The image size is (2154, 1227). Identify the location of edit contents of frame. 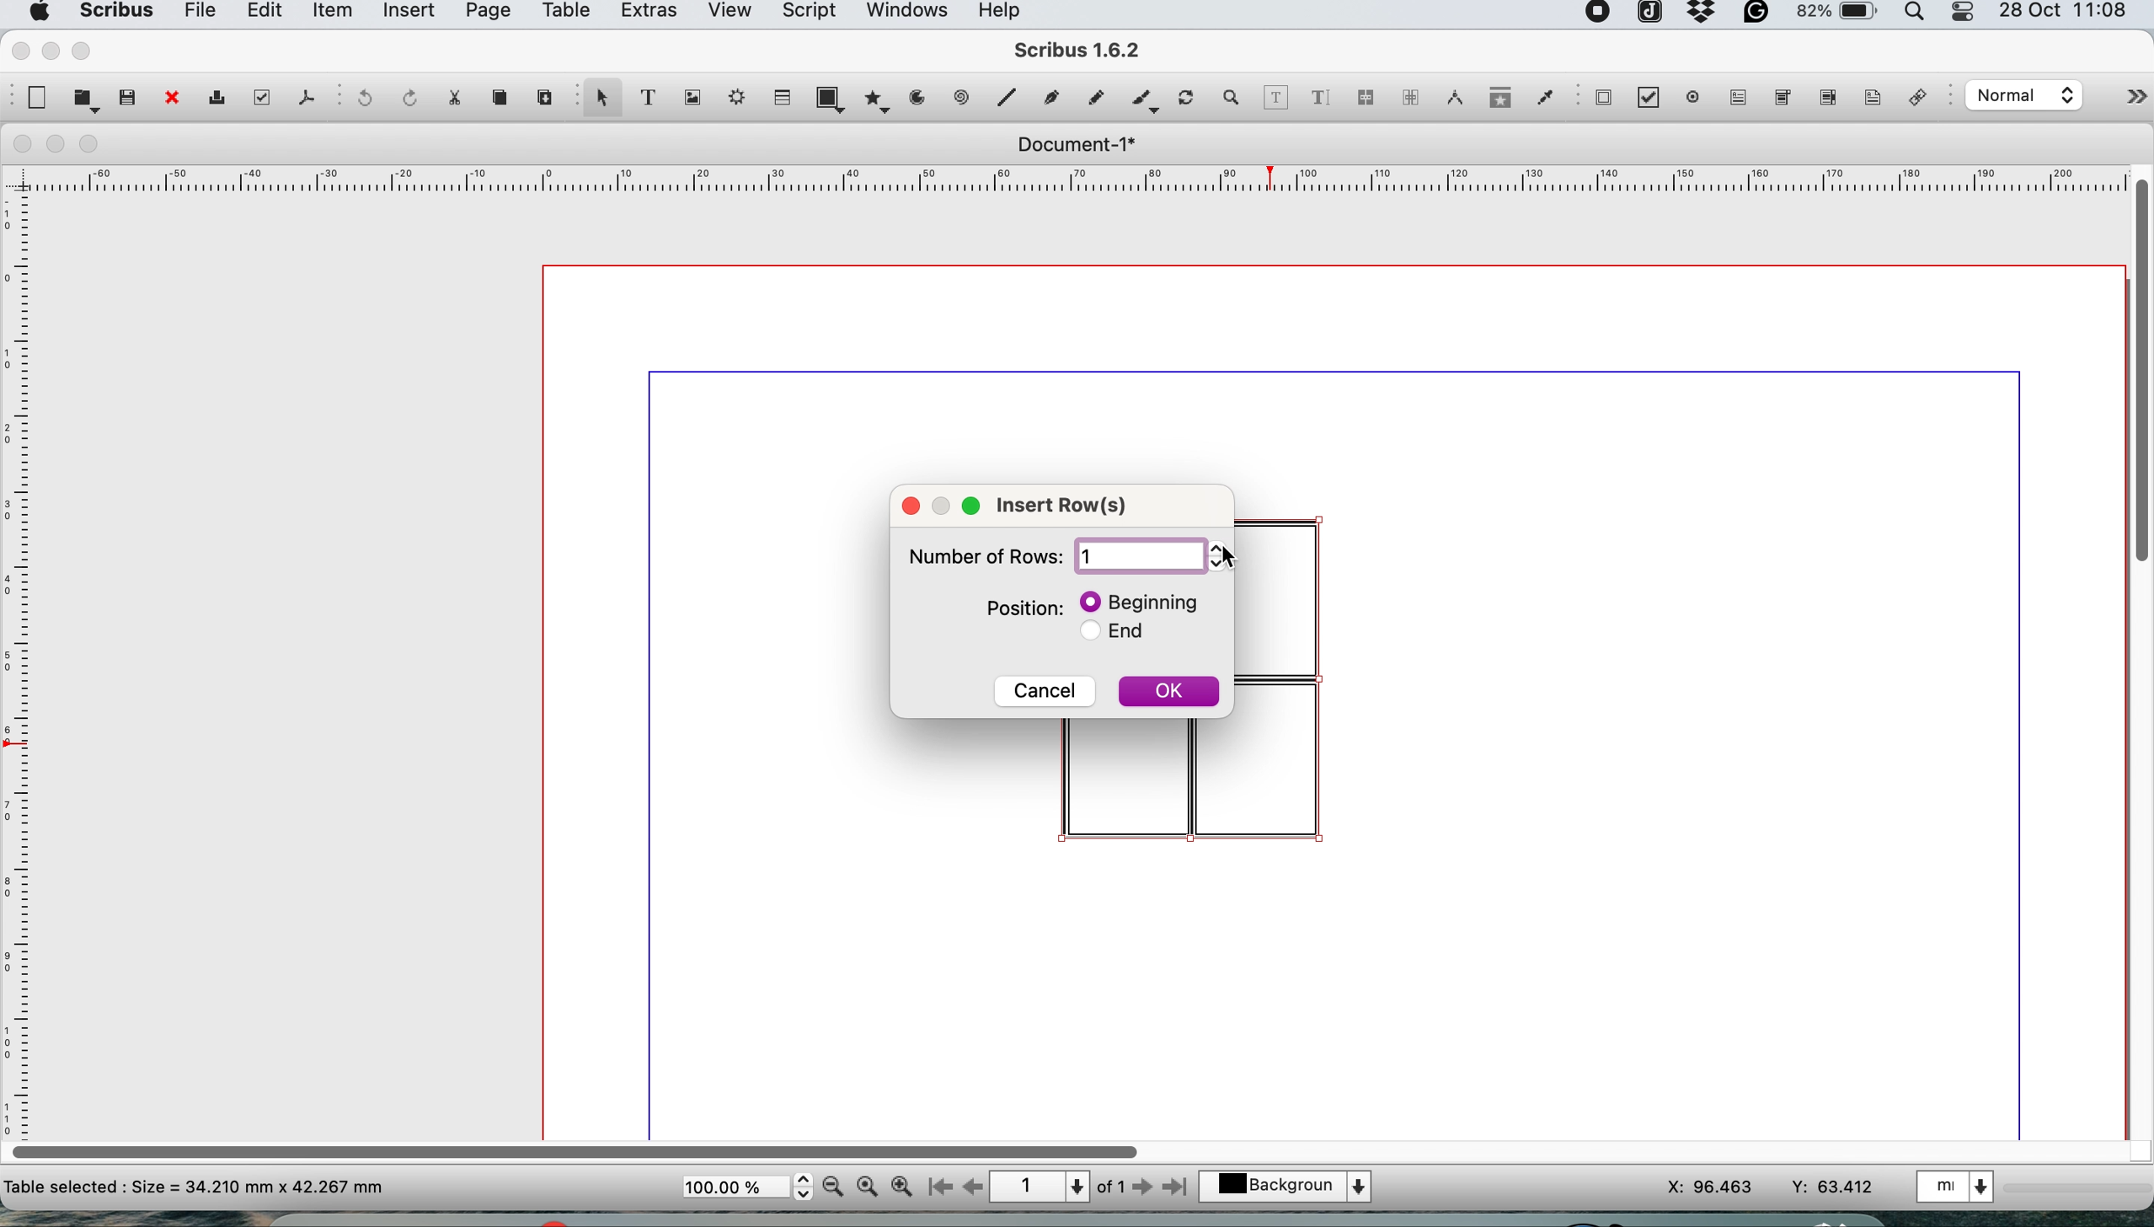
(1275, 96).